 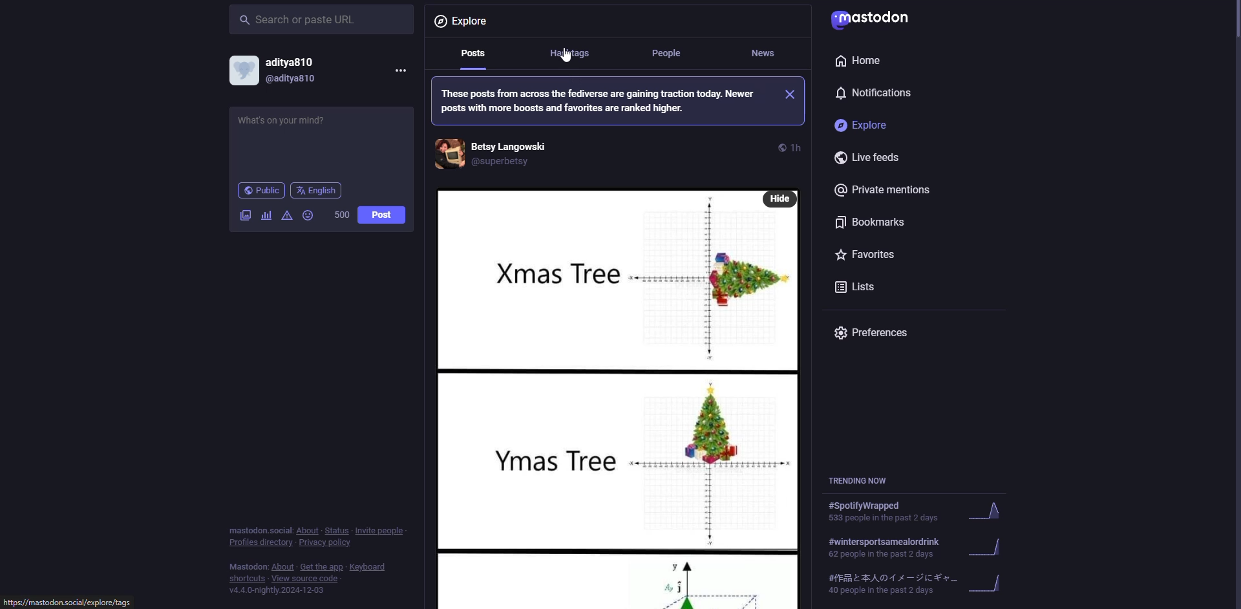 I want to click on trending , so click(x=863, y=480).